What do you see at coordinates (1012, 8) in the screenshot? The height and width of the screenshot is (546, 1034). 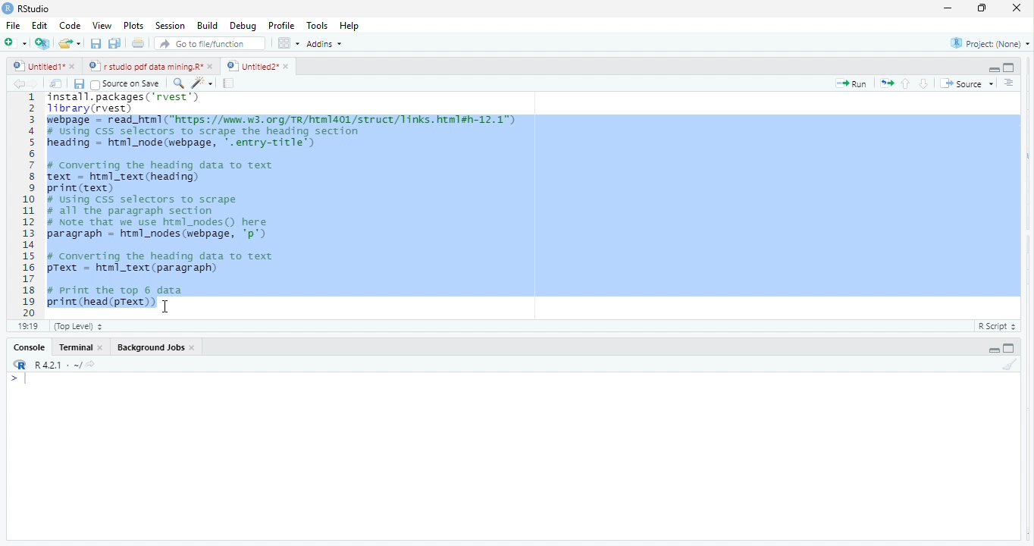 I see `close` at bounding box center [1012, 8].